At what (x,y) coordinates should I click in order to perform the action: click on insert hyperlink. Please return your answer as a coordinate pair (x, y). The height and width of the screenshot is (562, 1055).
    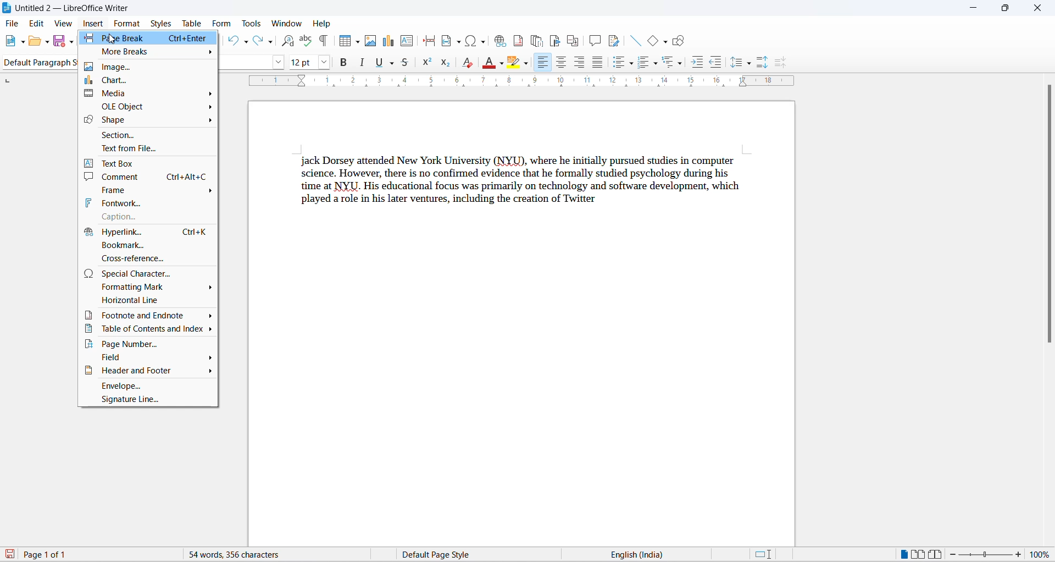
    Looking at the image, I should click on (497, 41).